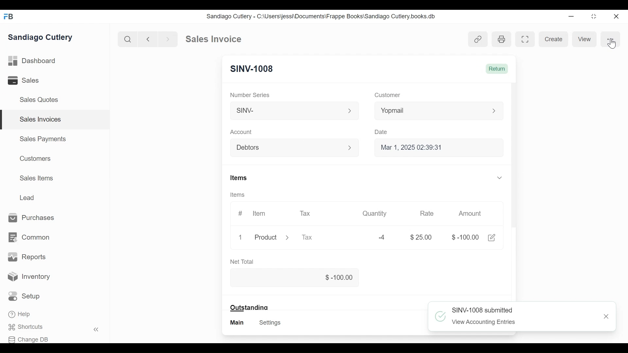 This screenshot has width=628, height=353. What do you see at coordinates (606, 317) in the screenshot?
I see `Close notification` at bounding box center [606, 317].